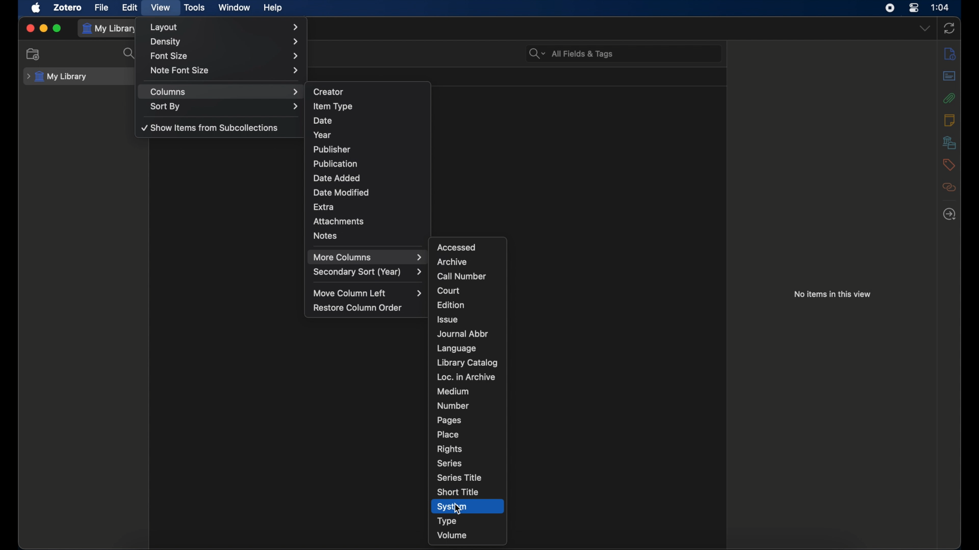  Describe the element at coordinates (458, 477) in the screenshot. I see `series title` at that location.